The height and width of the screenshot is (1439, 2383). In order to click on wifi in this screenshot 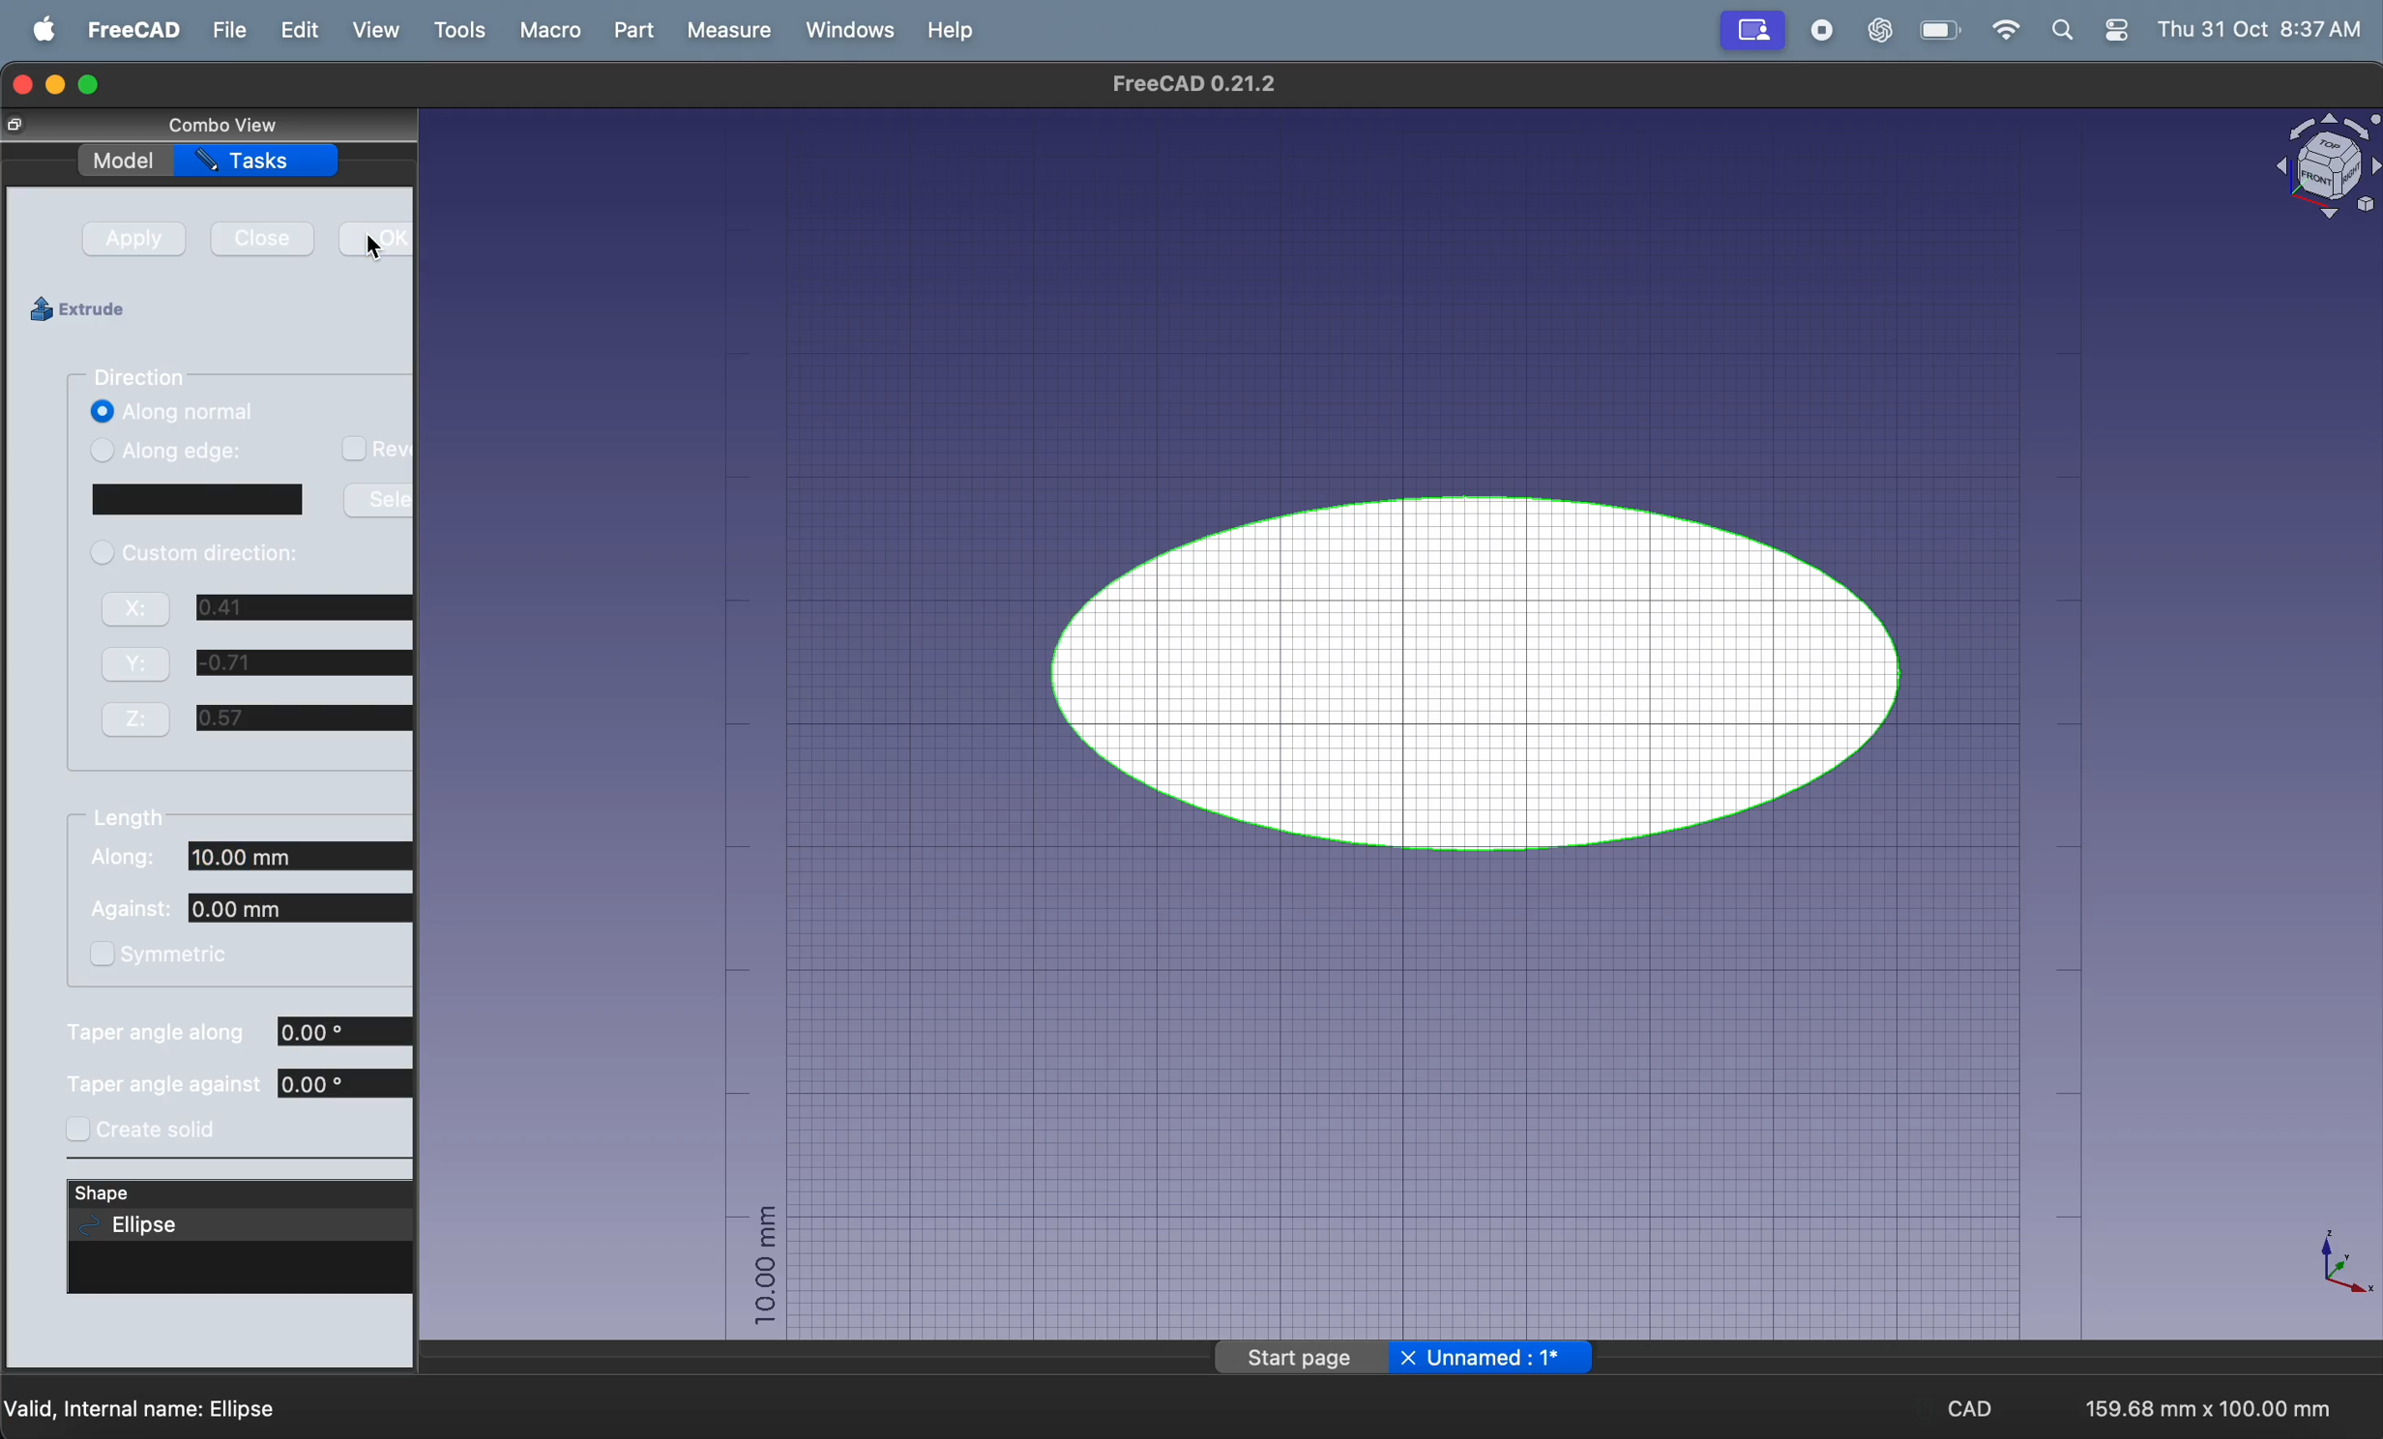, I will do `click(2002, 30)`.